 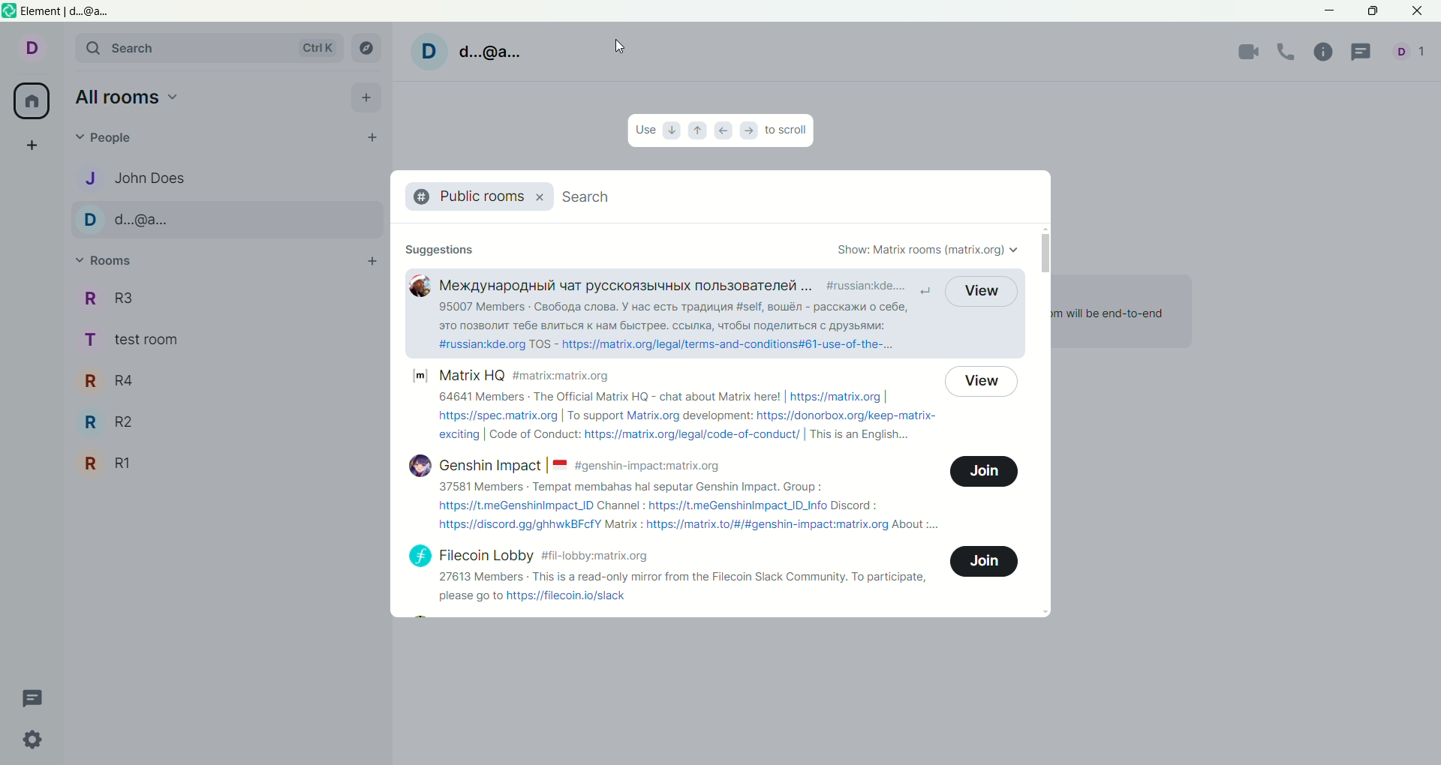 I want to click on To support, so click(x=596, y=416).